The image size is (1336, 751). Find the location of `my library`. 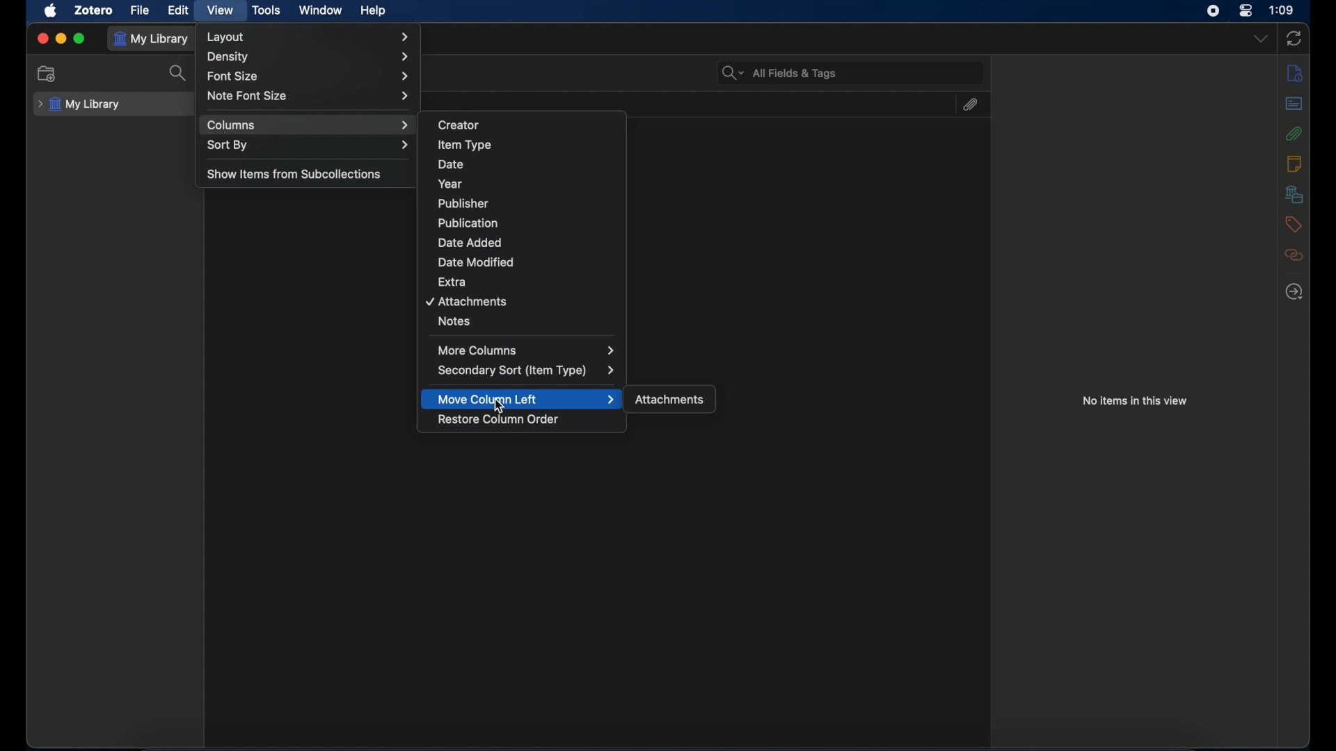

my library is located at coordinates (79, 104).